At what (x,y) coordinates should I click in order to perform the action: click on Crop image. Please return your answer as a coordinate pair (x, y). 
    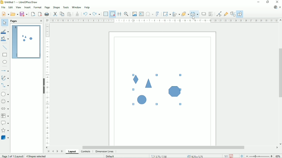
    Looking at the image, I should click on (210, 14).